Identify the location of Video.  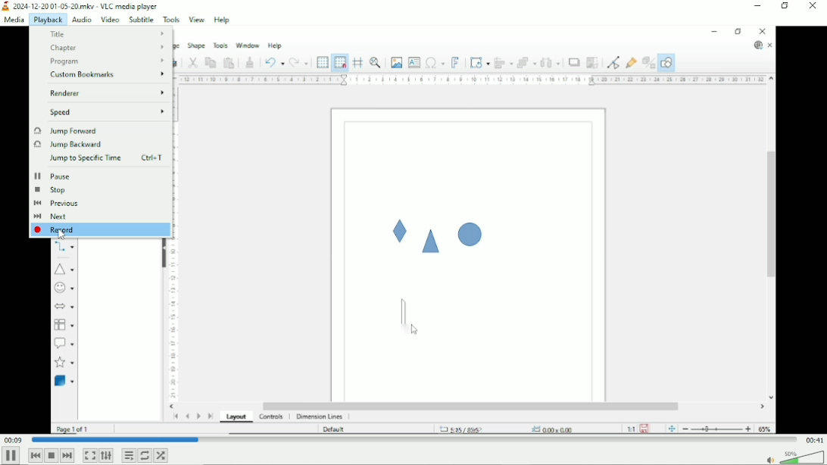
(477, 230).